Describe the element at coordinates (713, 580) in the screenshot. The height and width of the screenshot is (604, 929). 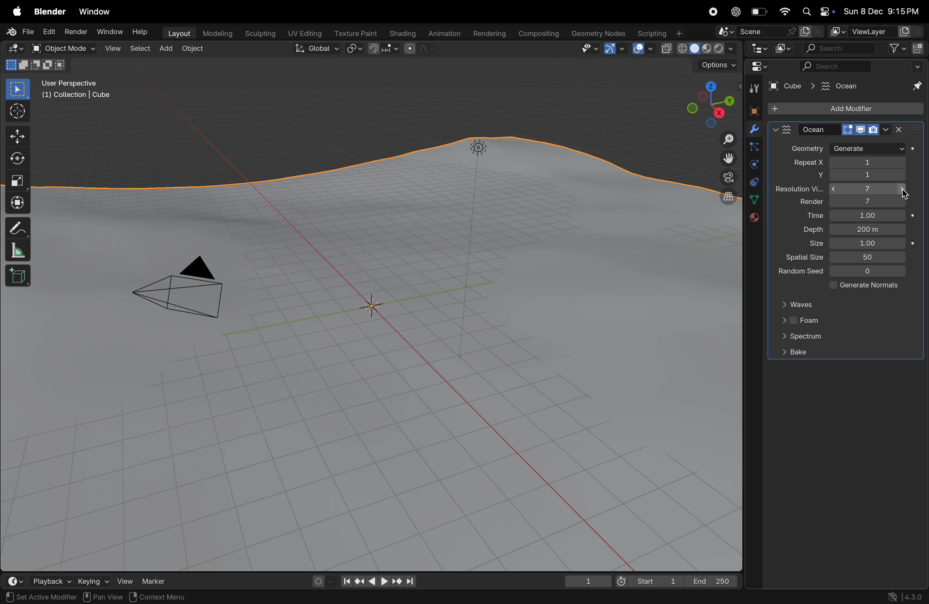
I see `end 250` at that location.